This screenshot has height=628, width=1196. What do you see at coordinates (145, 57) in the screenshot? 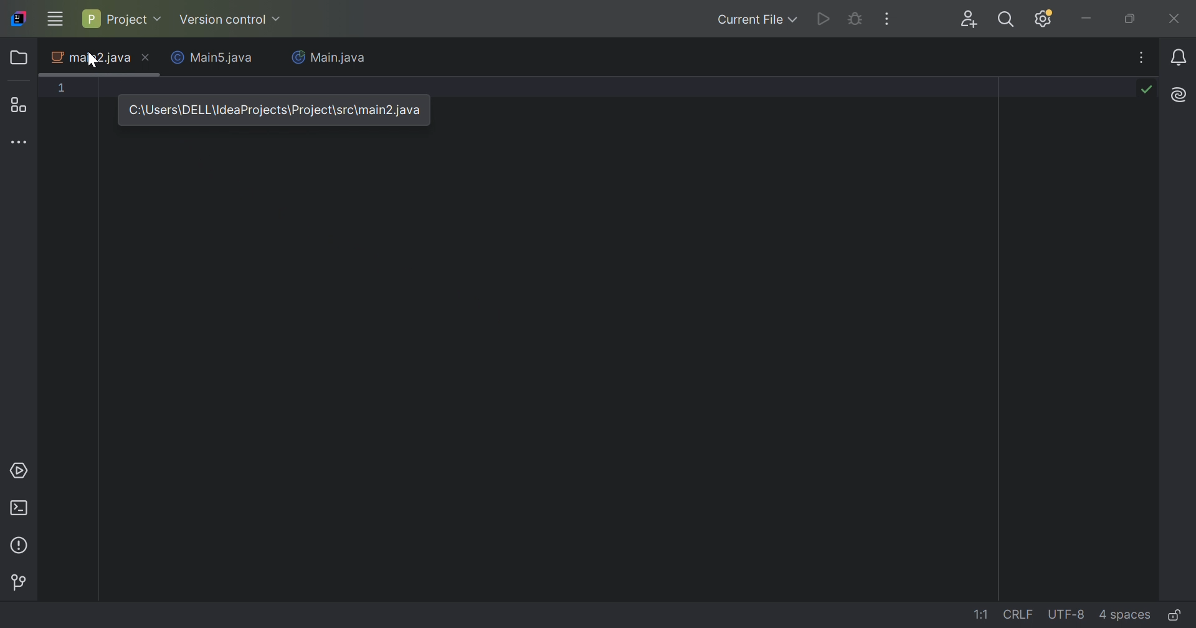
I see `Pinned tab` at bounding box center [145, 57].